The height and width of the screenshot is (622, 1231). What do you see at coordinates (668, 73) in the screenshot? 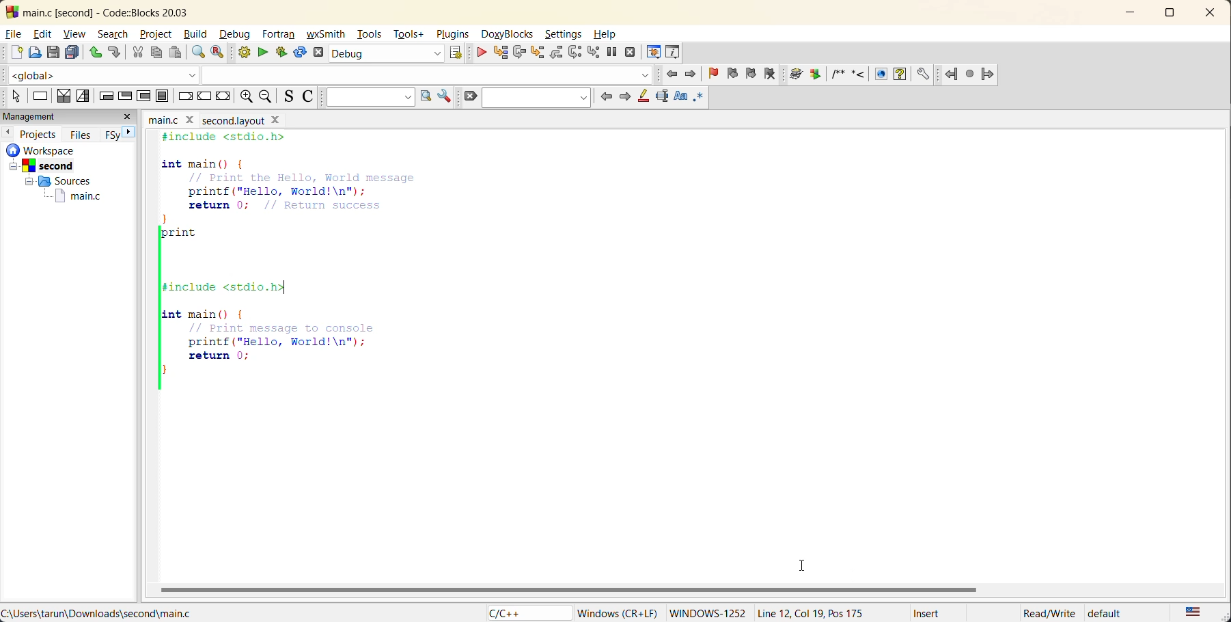
I see `jump back` at bounding box center [668, 73].